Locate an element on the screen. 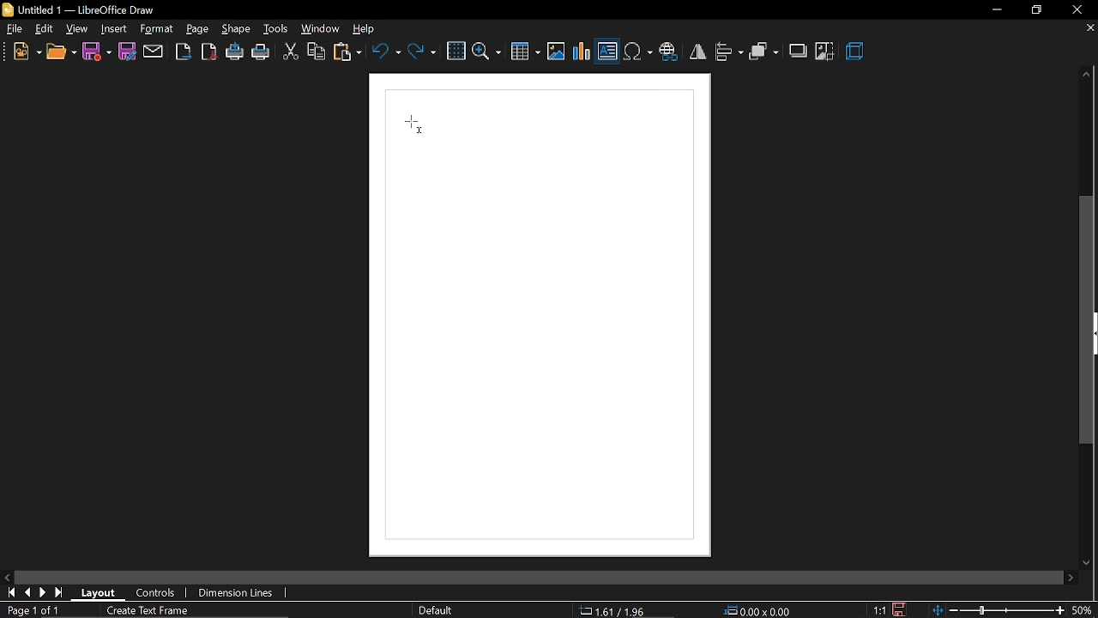  redo is located at coordinates (422, 51).